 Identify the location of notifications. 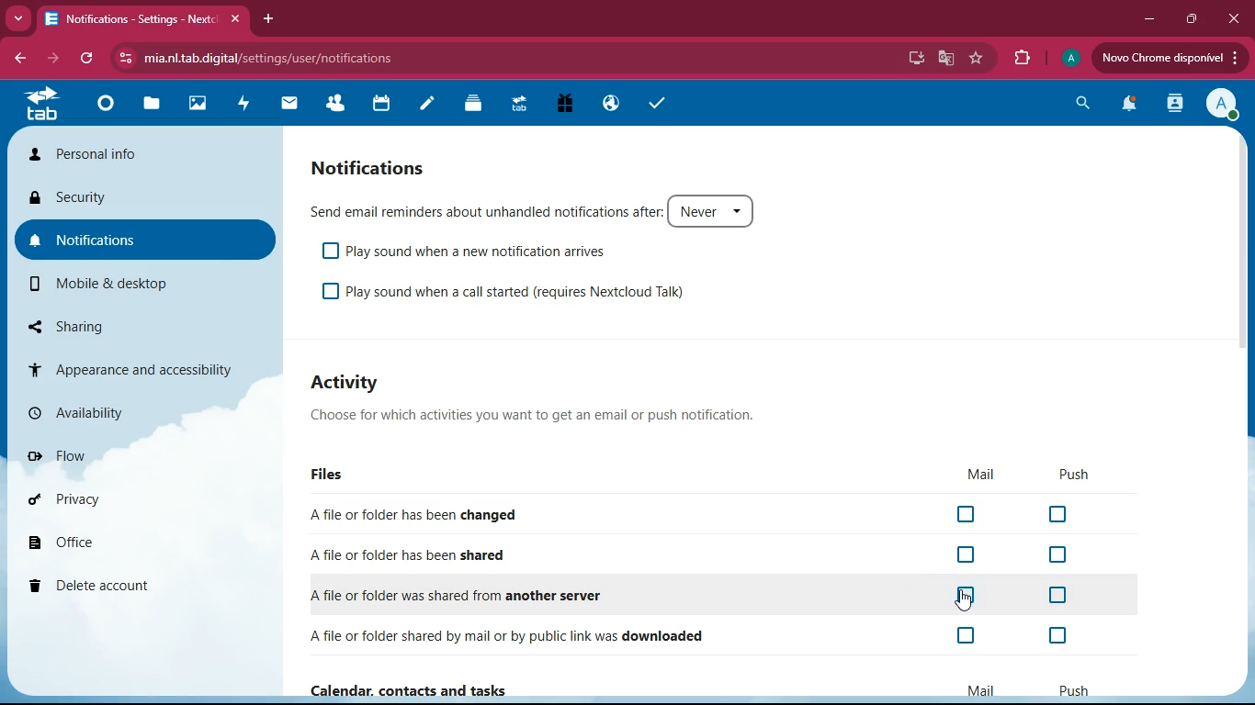
(1127, 105).